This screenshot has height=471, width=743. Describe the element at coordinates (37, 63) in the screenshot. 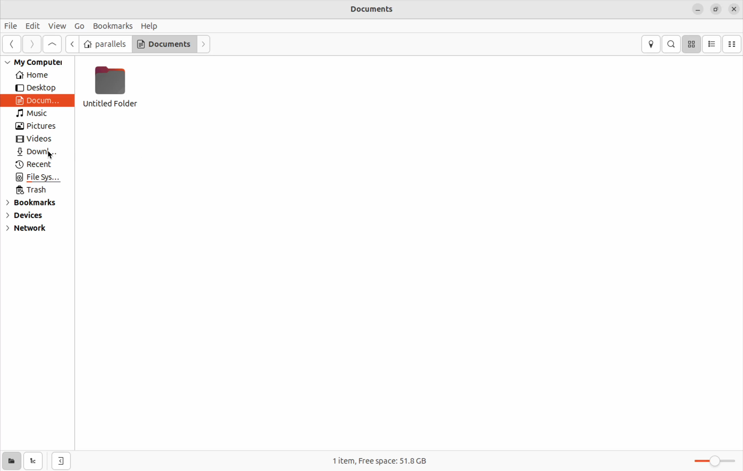

I see `My computer` at that location.